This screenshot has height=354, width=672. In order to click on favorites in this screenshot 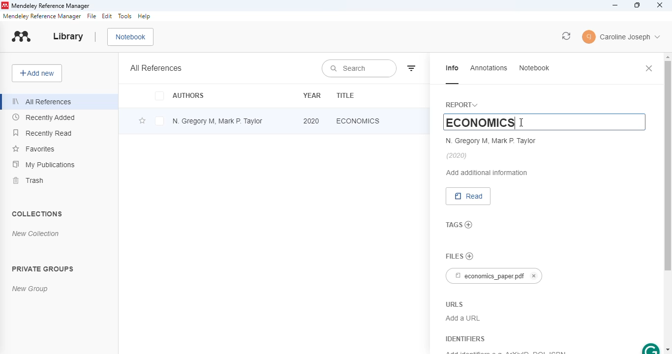, I will do `click(34, 148)`.